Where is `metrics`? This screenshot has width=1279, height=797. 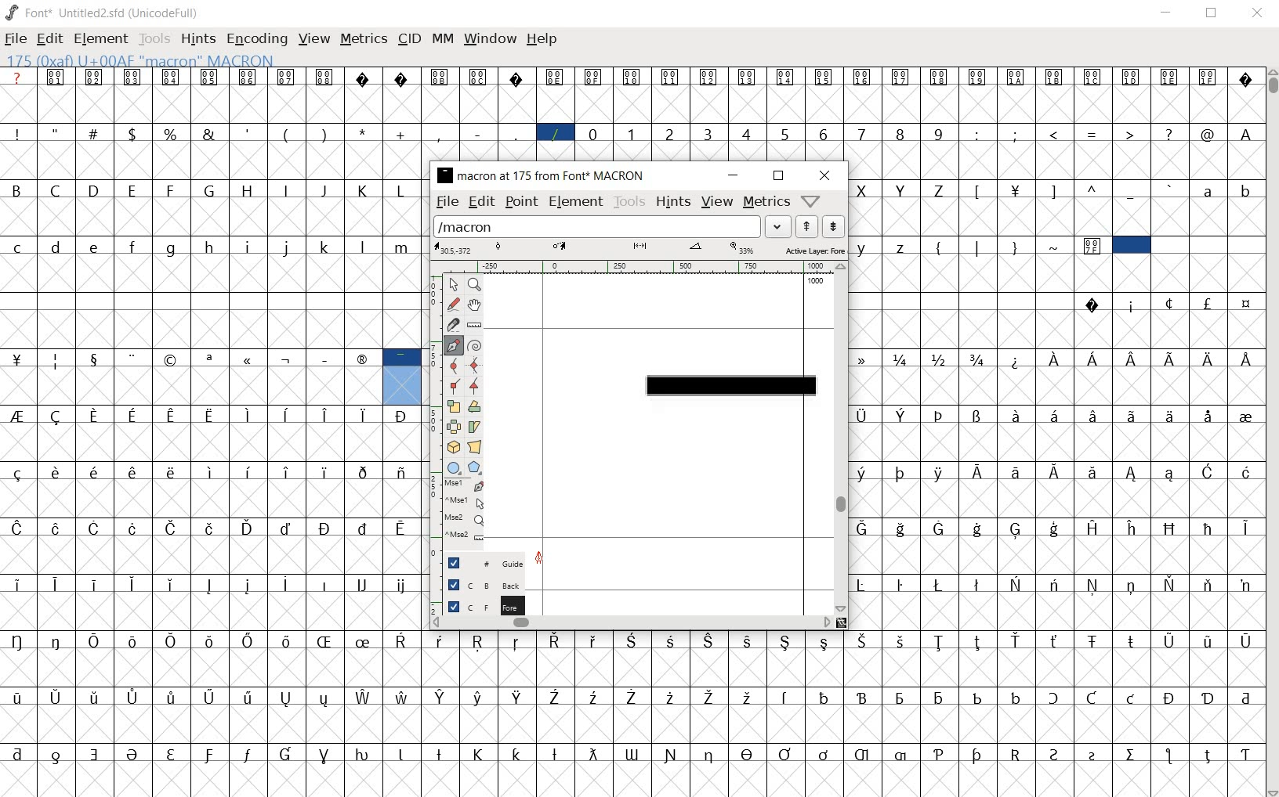
metrics is located at coordinates (364, 38).